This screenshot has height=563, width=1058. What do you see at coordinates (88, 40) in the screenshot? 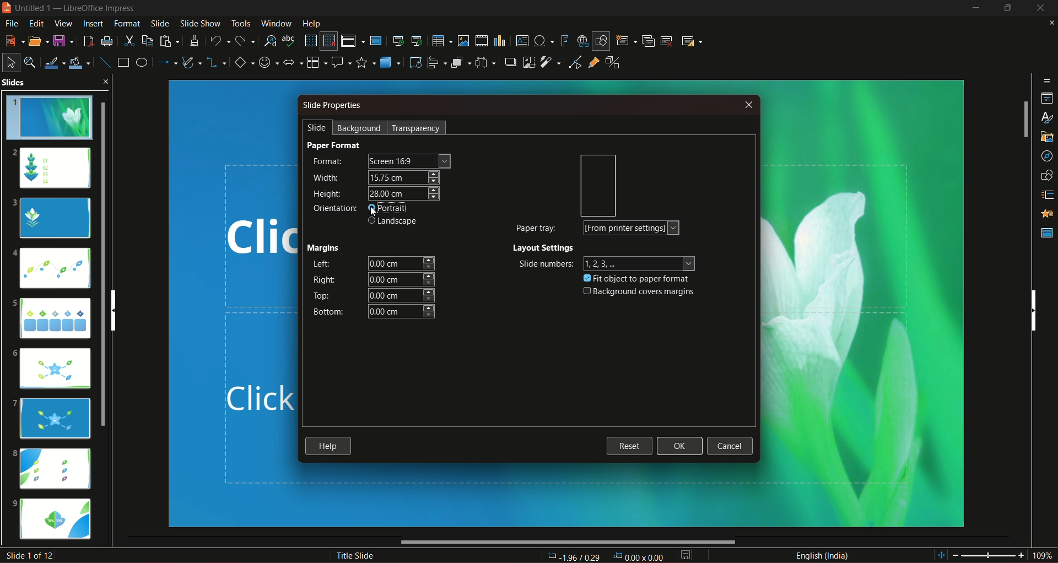
I see `export directly as pdf` at bounding box center [88, 40].